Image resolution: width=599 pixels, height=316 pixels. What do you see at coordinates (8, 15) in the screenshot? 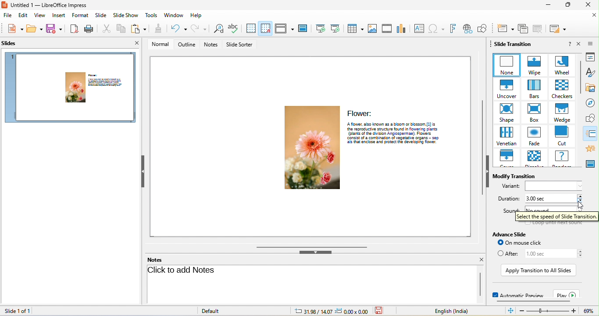
I see `file` at bounding box center [8, 15].